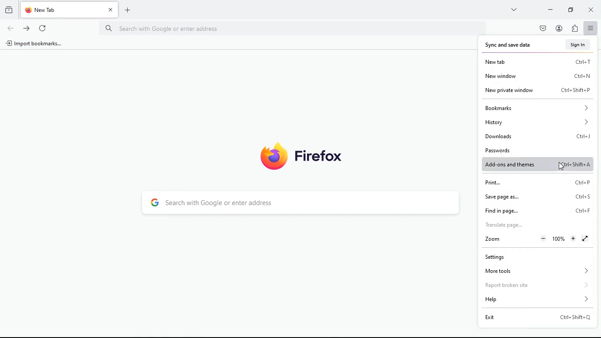 The height and width of the screenshot is (338, 601). Describe the element at coordinates (574, 29) in the screenshot. I see `instalations` at that location.